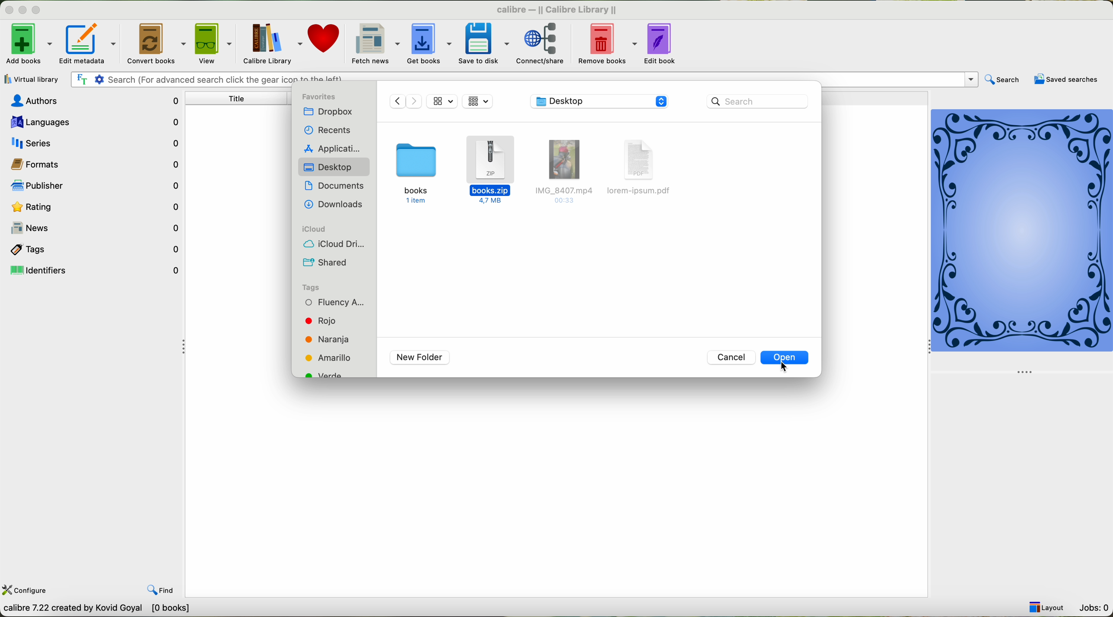 This screenshot has height=617, width=1113. I want to click on calibre-II Callibre Library II, so click(553, 7).